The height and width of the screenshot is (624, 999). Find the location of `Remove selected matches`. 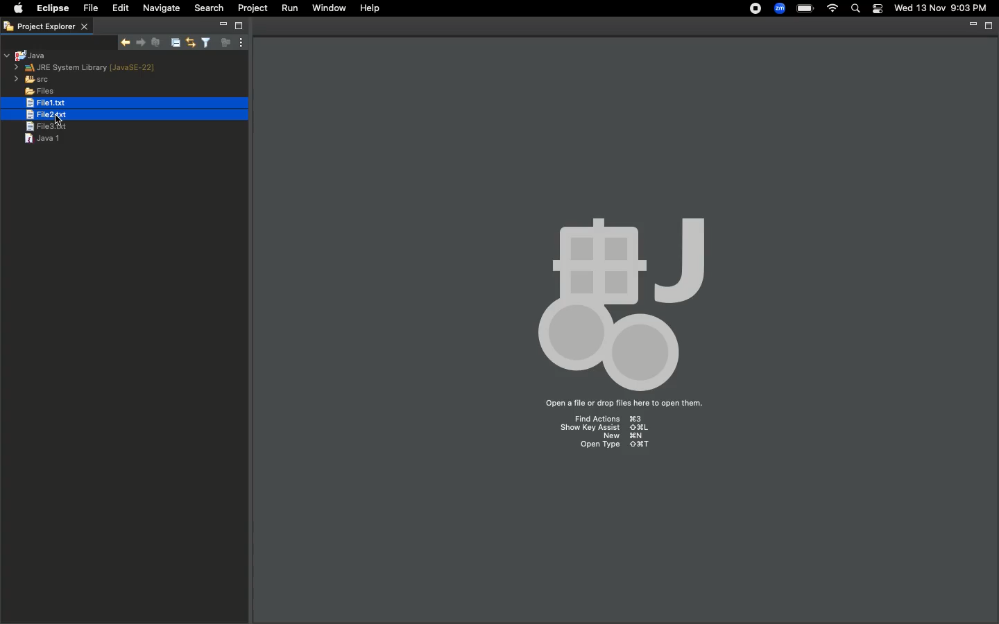

Remove selected matches is located at coordinates (155, 42).